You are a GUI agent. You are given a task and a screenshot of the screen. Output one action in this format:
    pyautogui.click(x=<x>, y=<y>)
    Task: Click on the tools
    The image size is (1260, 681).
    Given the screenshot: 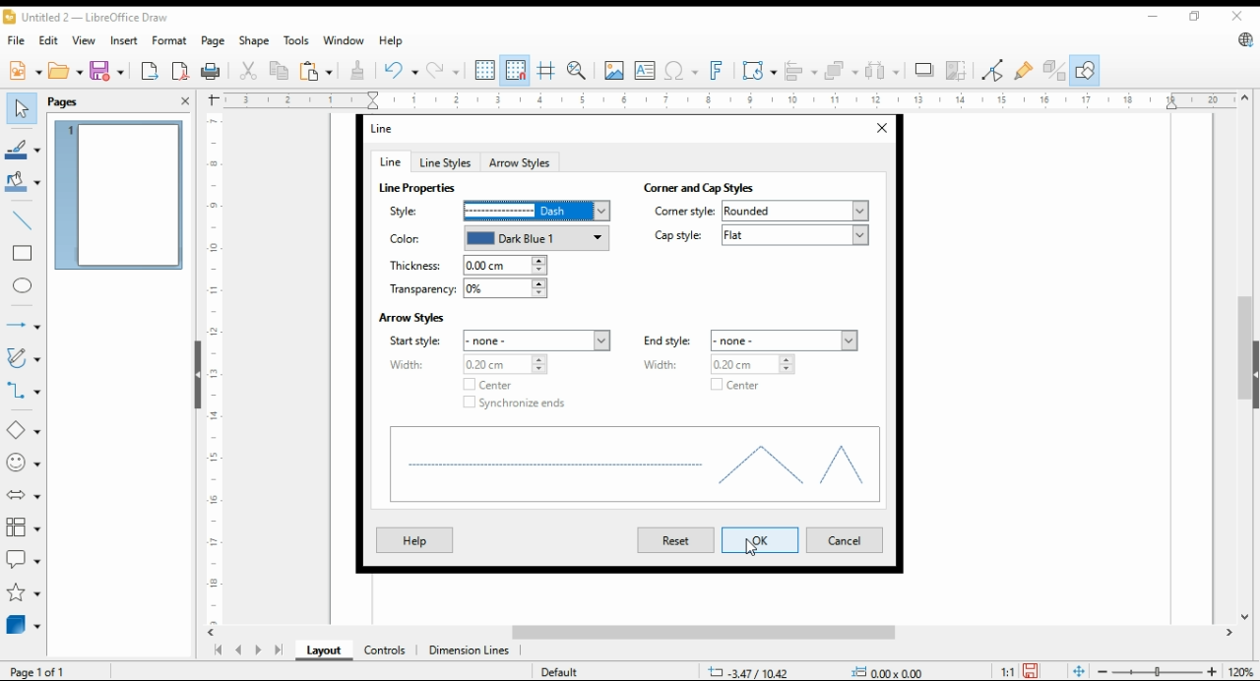 What is the action you would take?
    pyautogui.click(x=295, y=40)
    